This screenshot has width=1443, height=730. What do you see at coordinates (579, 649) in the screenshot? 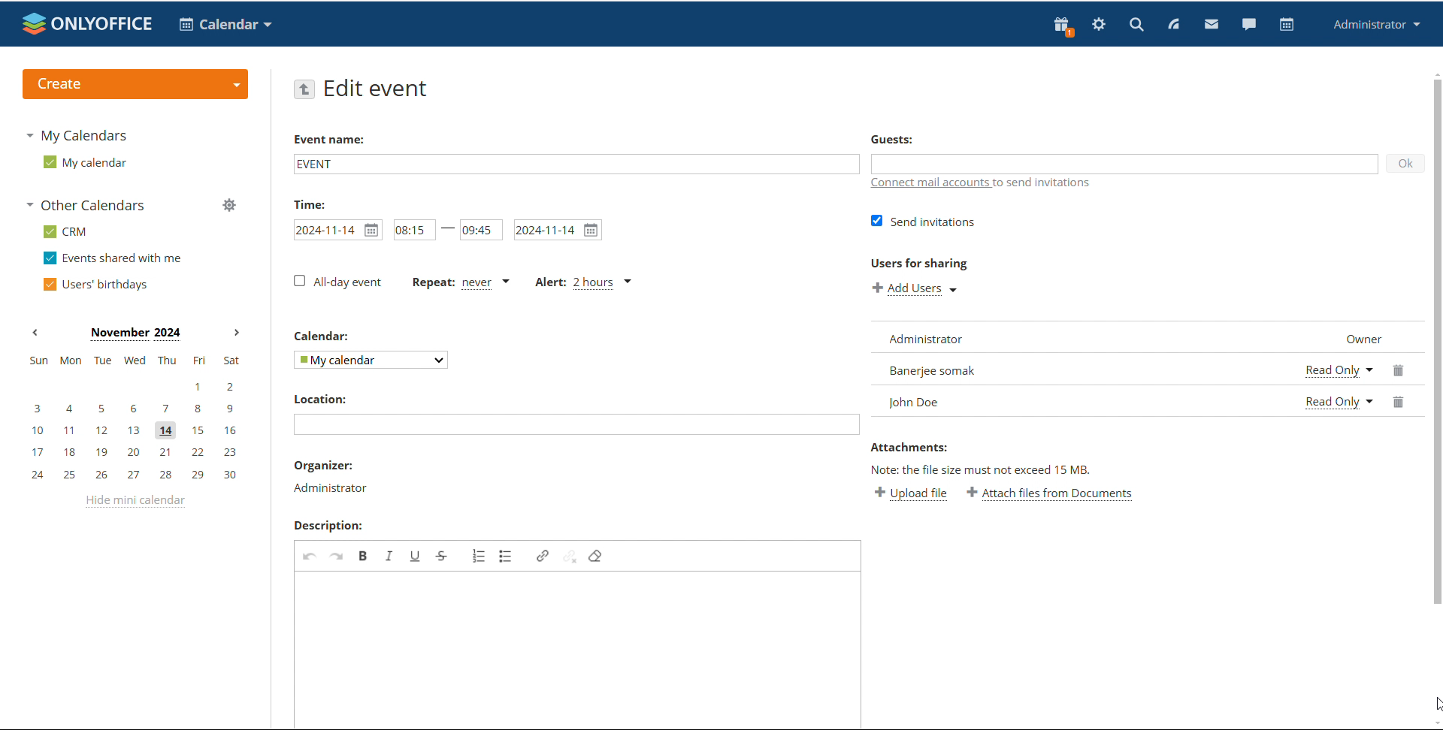
I see `add description` at bounding box center [579, 649].